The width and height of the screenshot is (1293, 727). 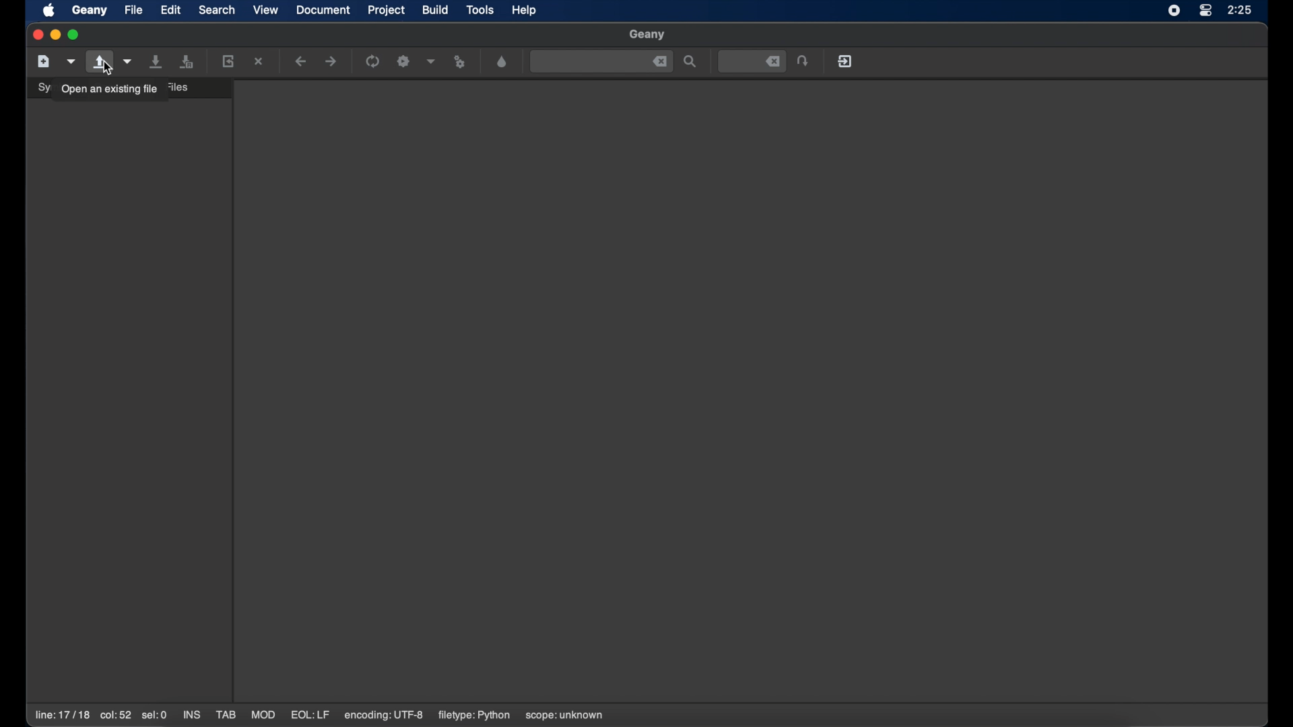 What do you see at coordinates (54, 35) in the screenshot?
I see `minimize` at bounding box center [54, 35].